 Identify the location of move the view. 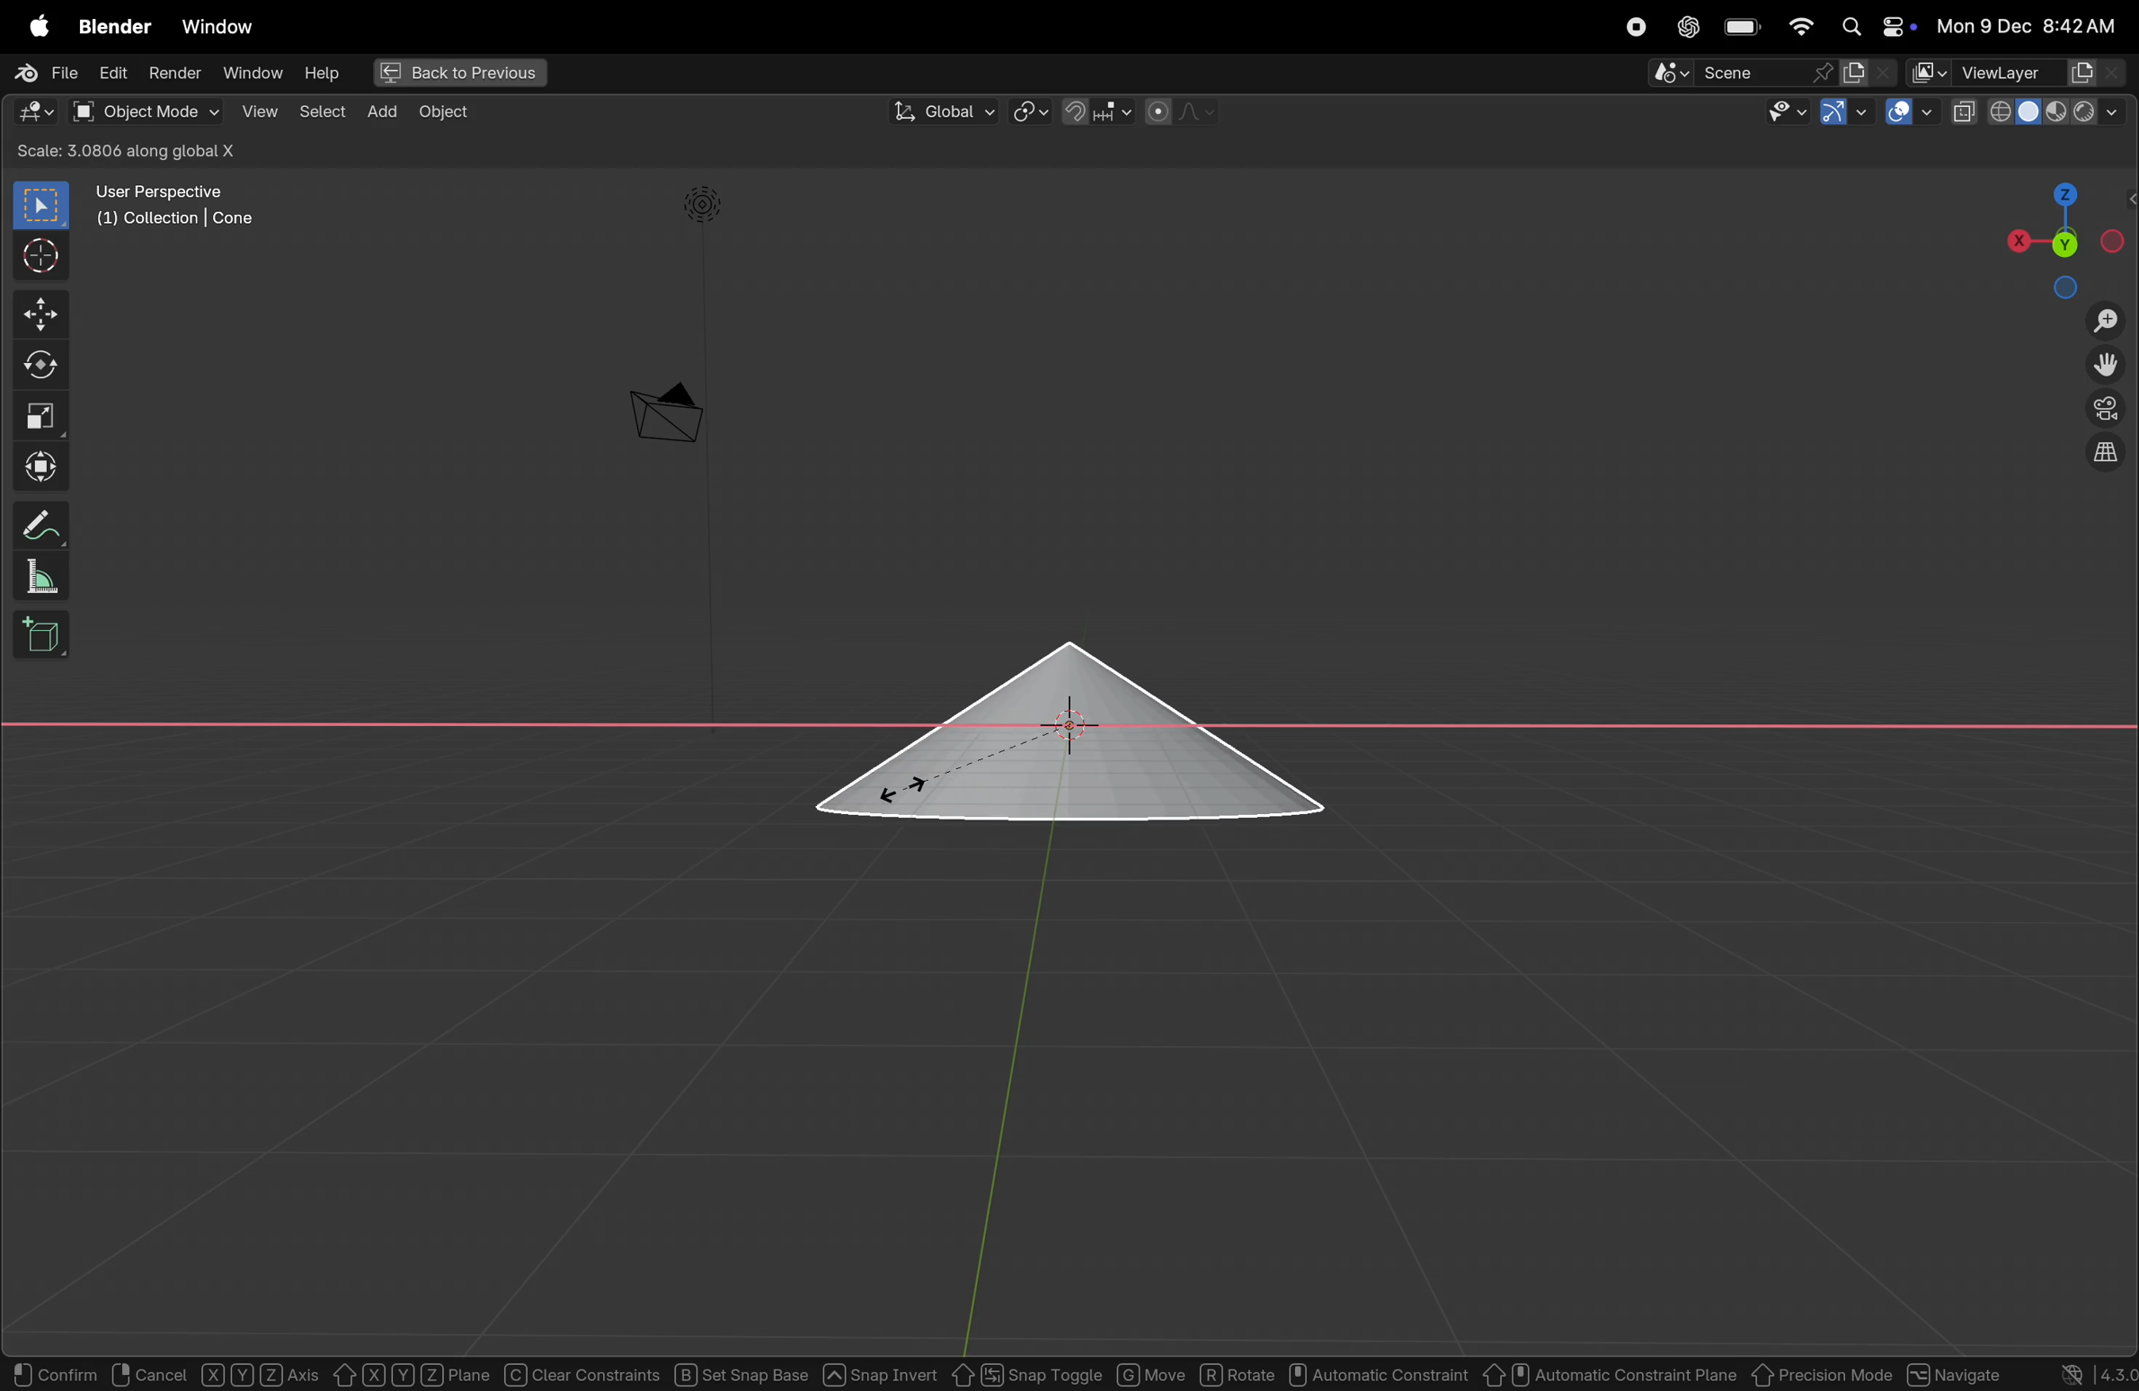
(2106, 364).